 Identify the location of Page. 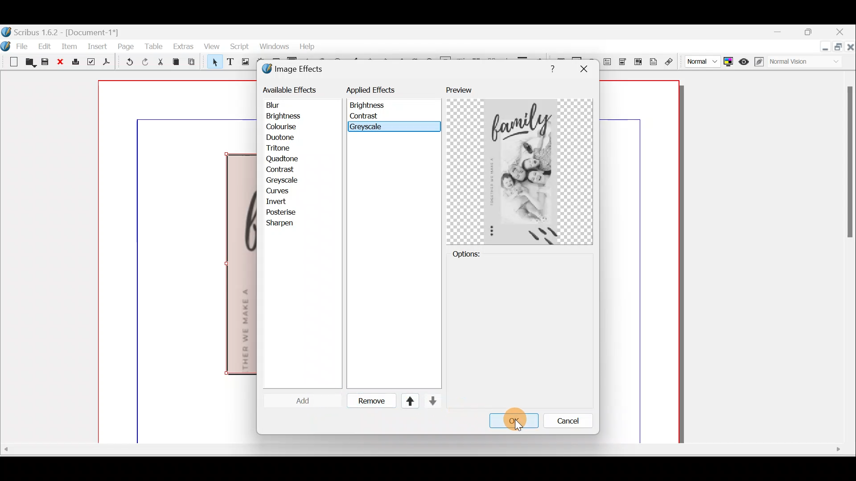
(125, 48).